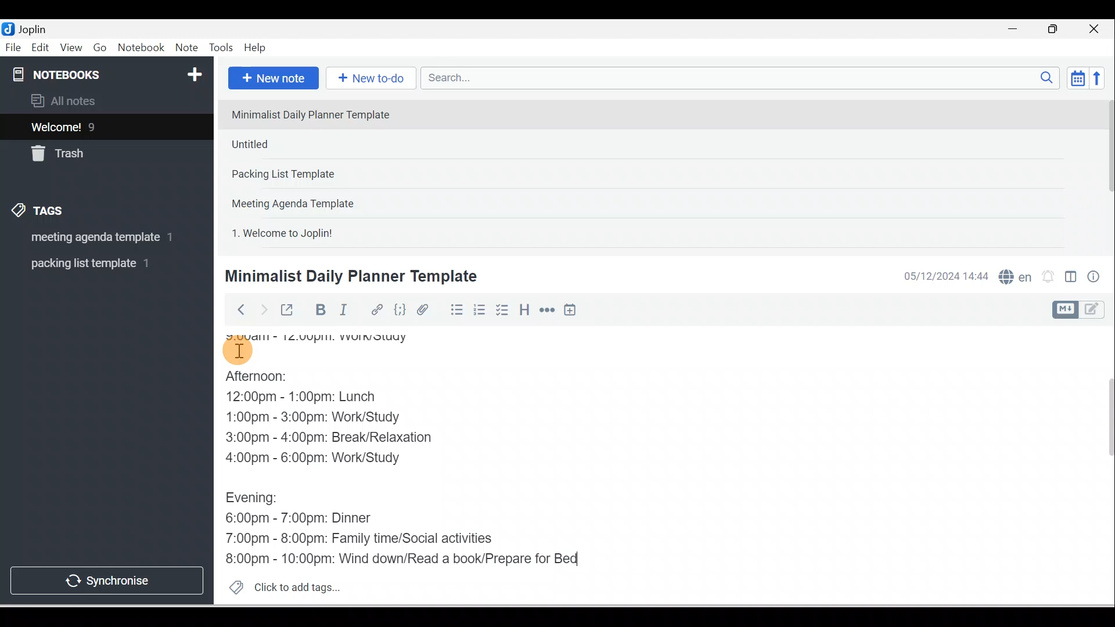 The image size is (1115, 627). What do you see at coordinates (307, 144) in the screenshot?
I see `Note 2` at bounding box center [307, 144].